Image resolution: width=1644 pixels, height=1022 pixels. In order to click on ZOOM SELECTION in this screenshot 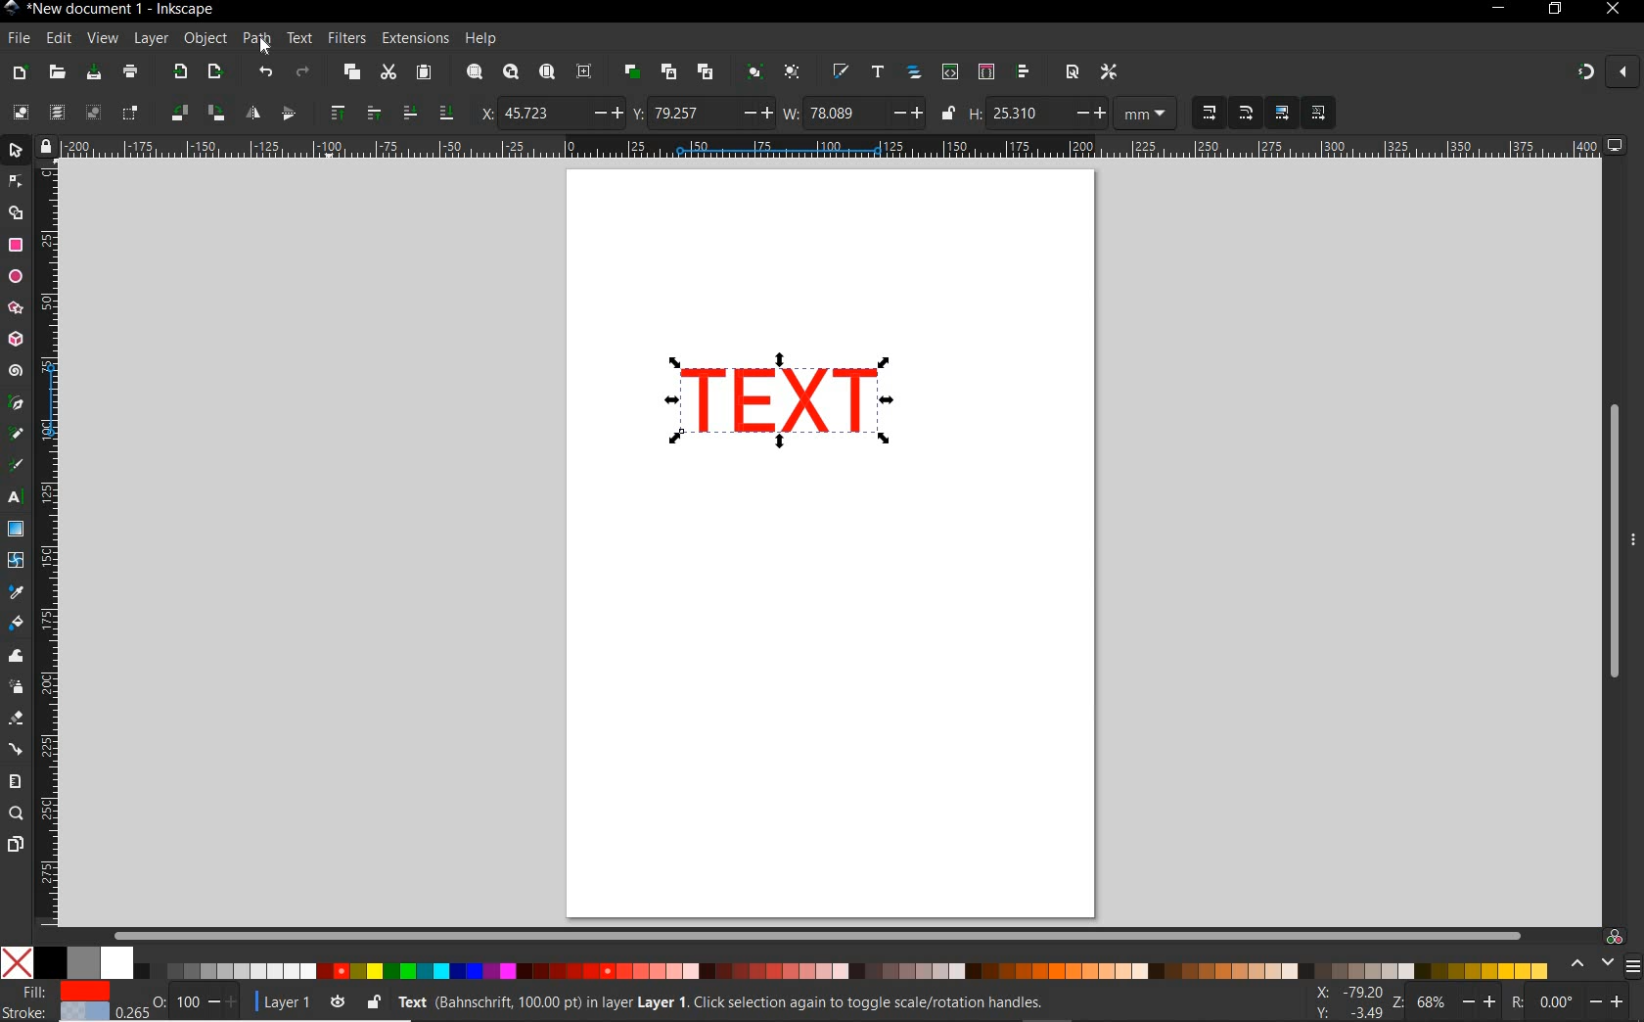, I will do `click(473, 73)`.